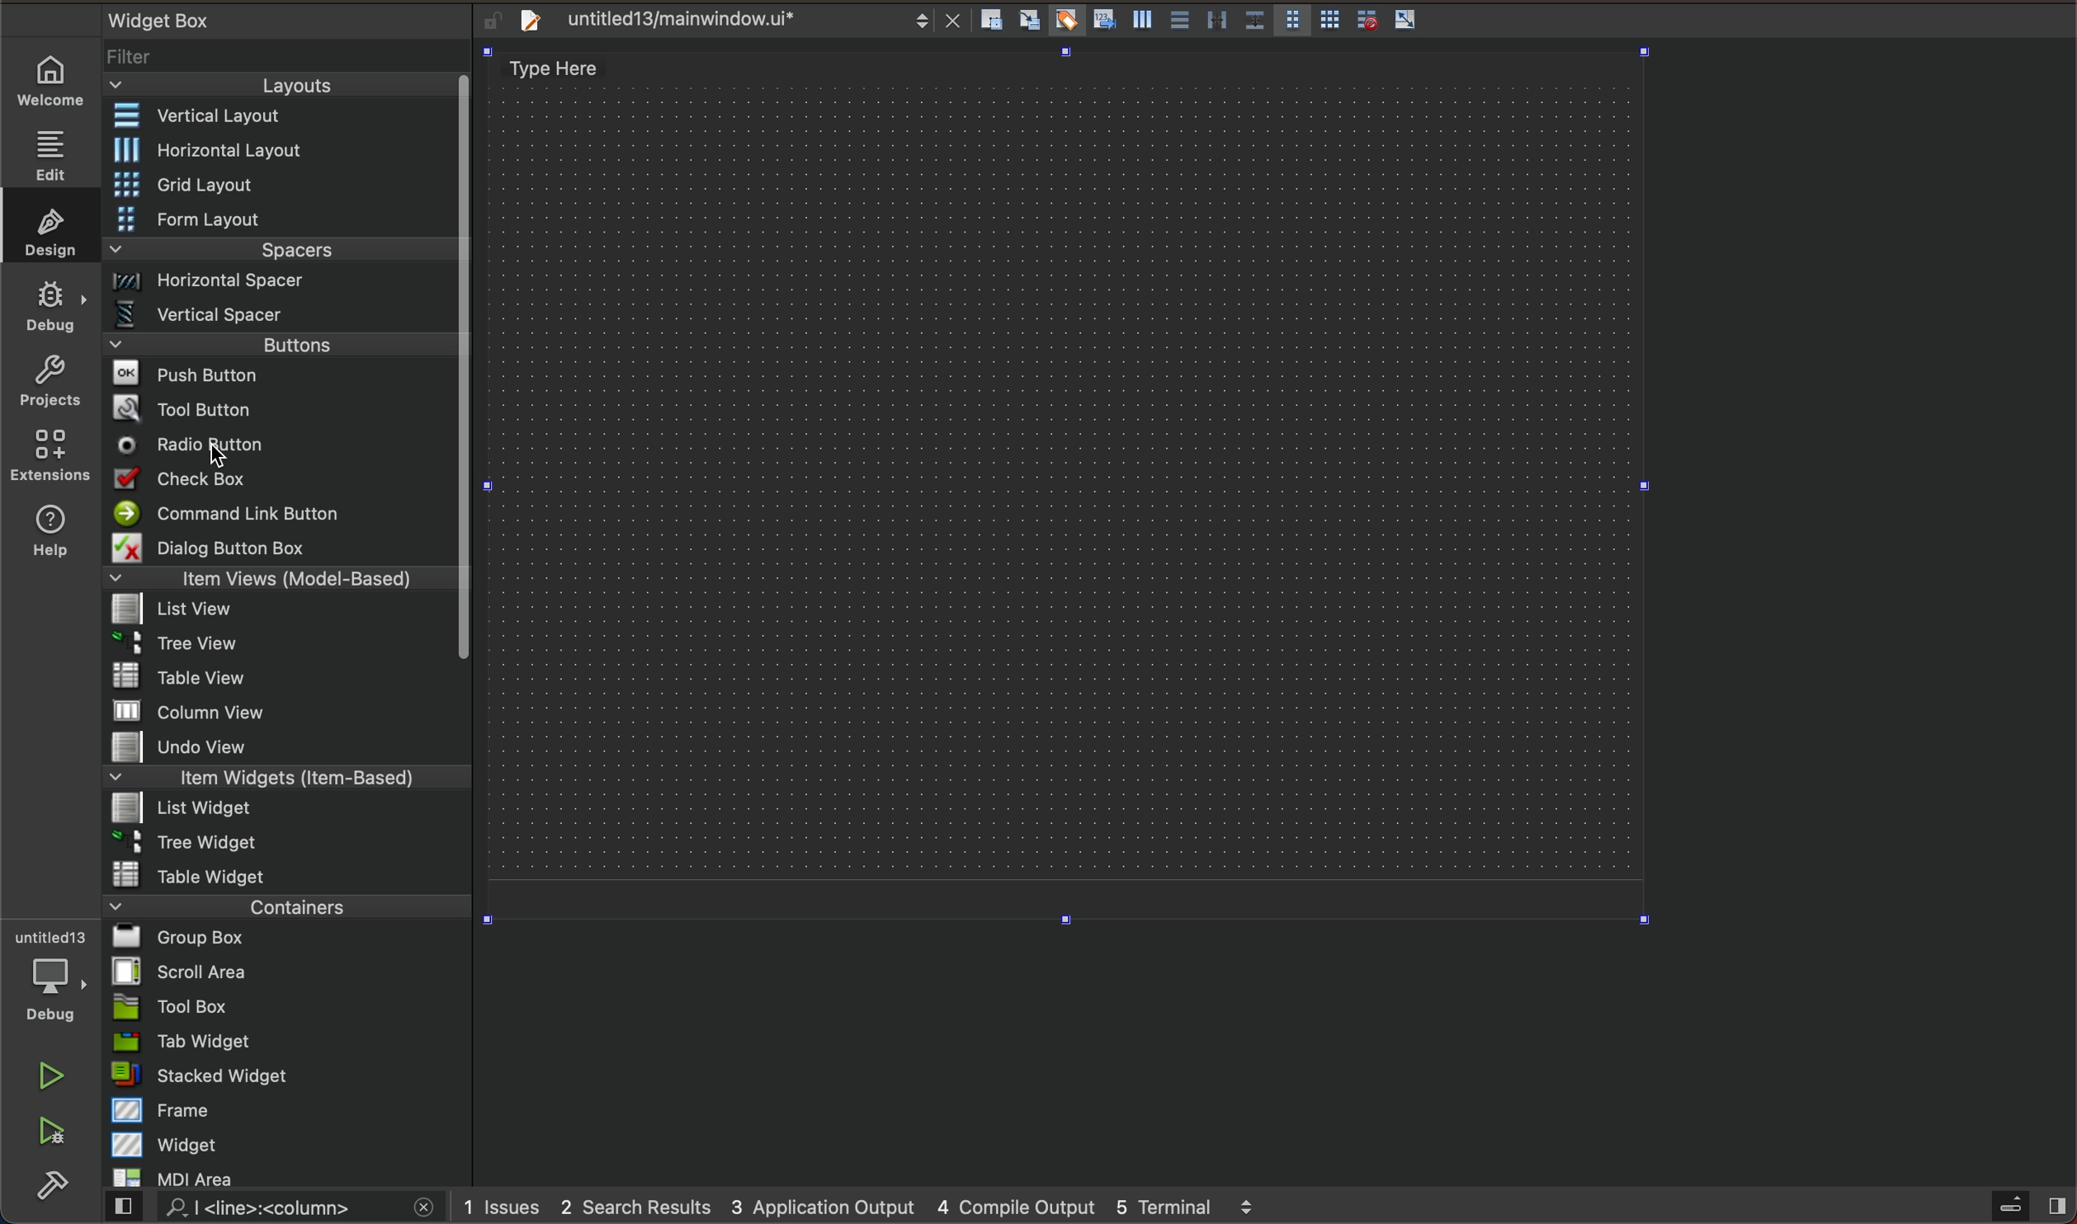 Image resolution: width=2077 pixels, height=1224 pixels. What do you see at coordinates (2013, 1207) in the screenshot?
I see `sidebar ` at bounding box center [2013, 1207].